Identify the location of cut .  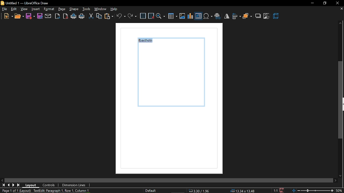
(91, 17).